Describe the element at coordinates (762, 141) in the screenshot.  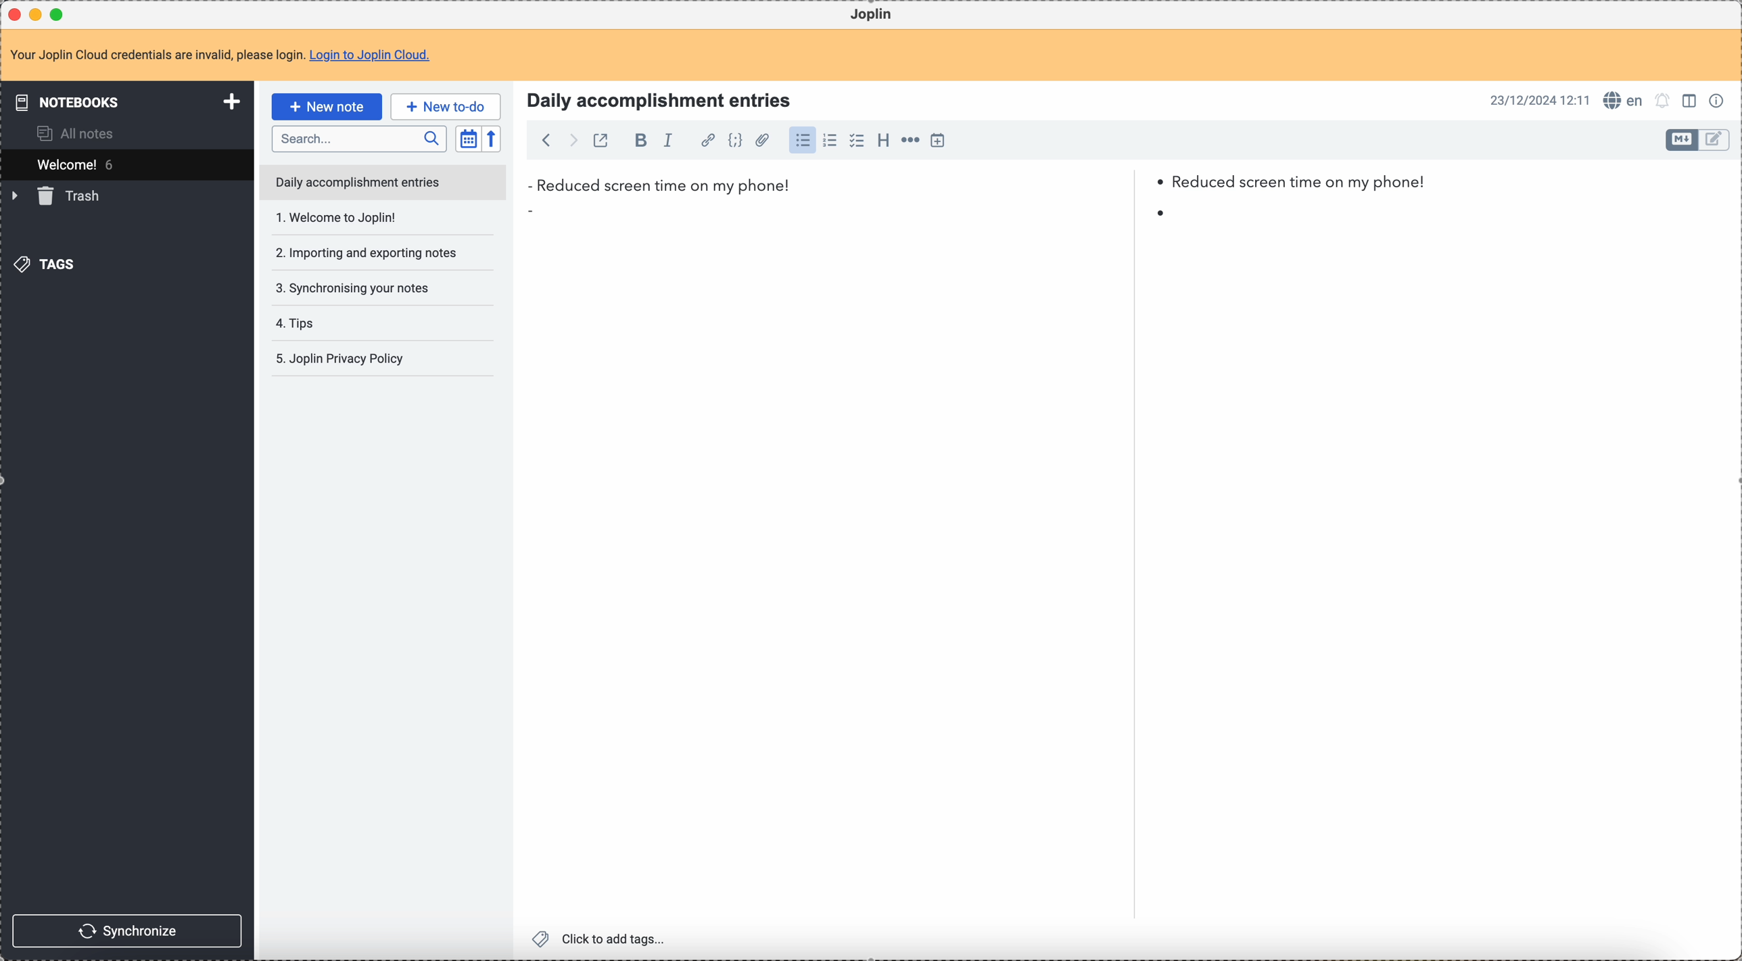
I see `attach file` at that location.